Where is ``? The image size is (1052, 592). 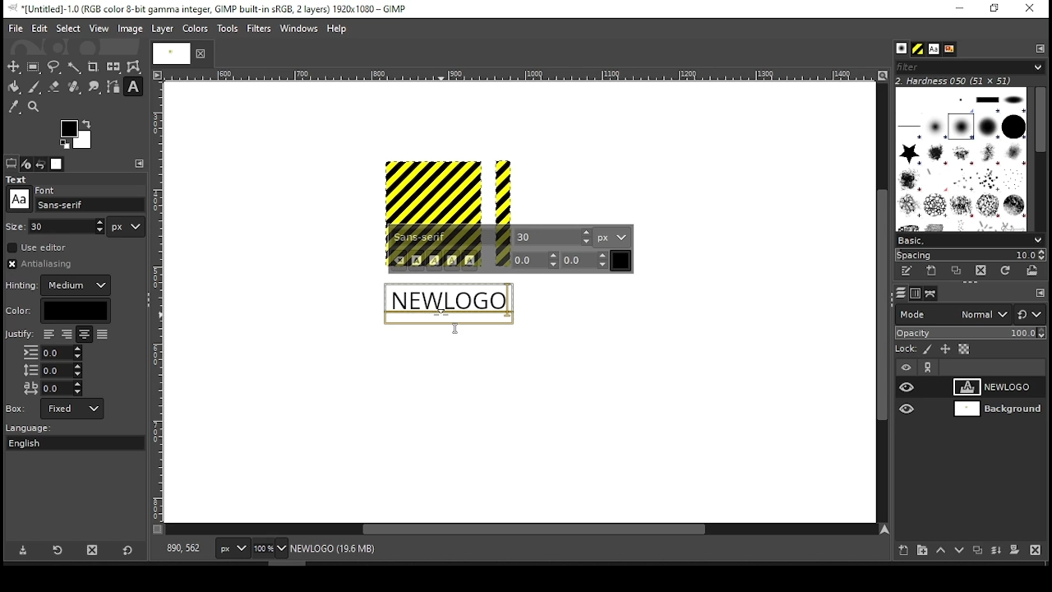  is located at coordinates (16, 408).